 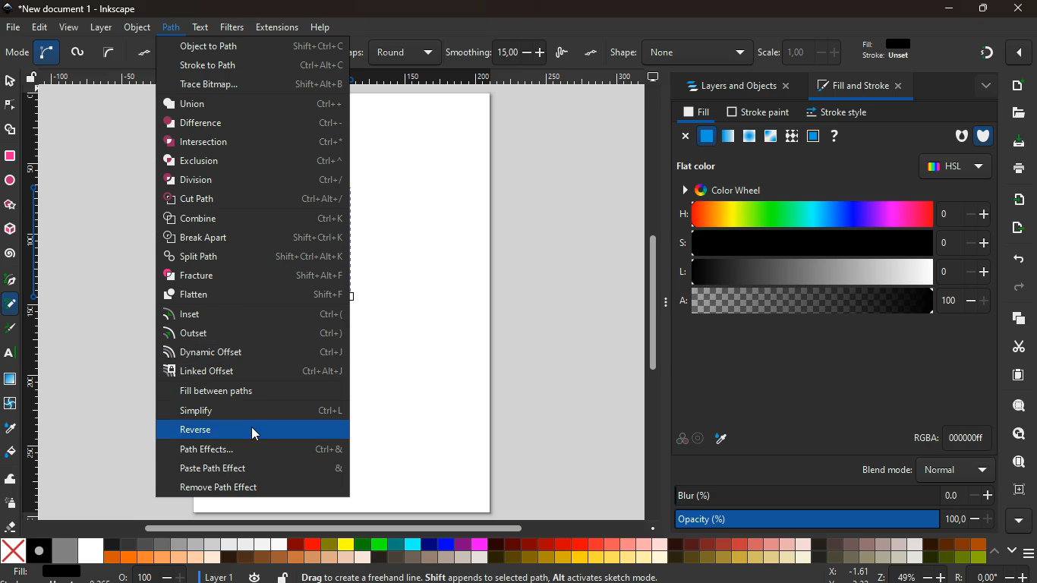 What do you see at coordinates (698, 113) in the screenshot?
I see `fill` at bounding box center [698, 113].